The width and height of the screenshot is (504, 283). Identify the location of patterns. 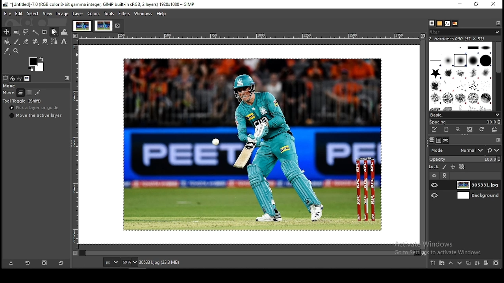
(431, 23).